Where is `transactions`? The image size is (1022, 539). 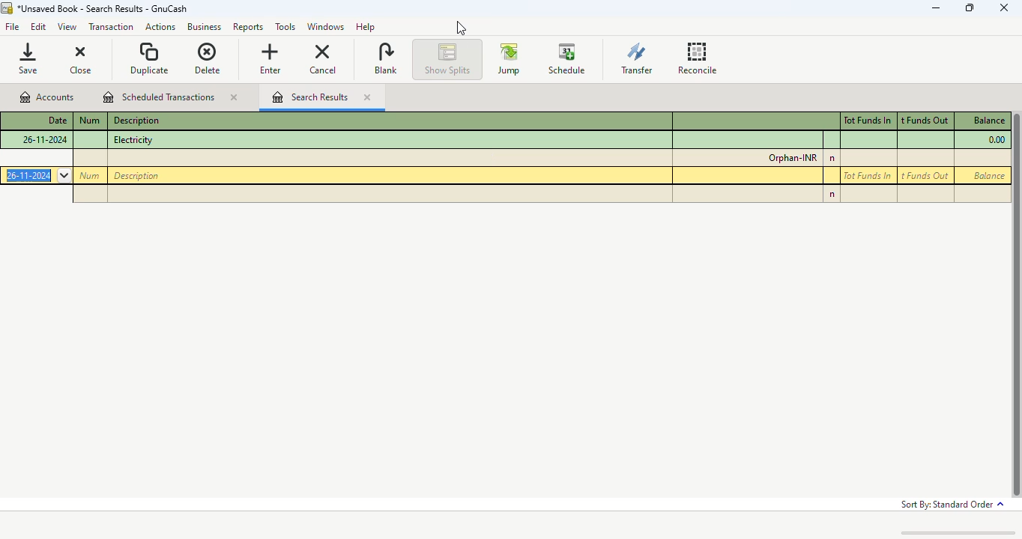 transactions is located at coordinates (112, 27).